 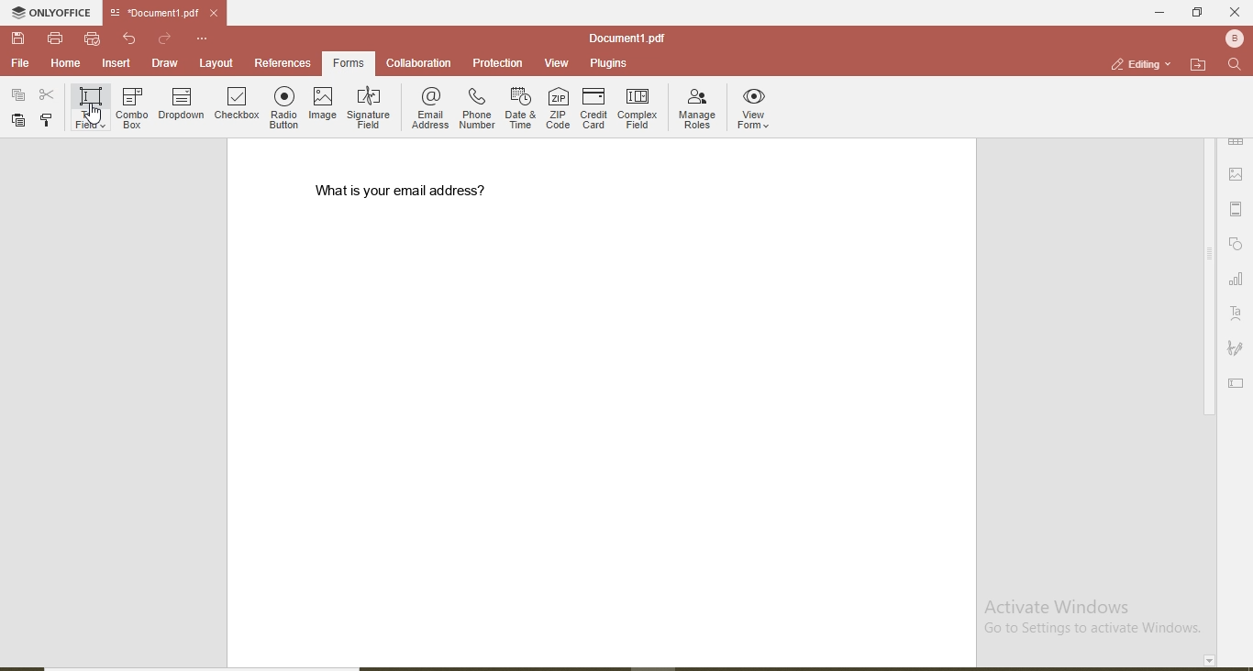 I want to click on print, so click(x=55, y=37).